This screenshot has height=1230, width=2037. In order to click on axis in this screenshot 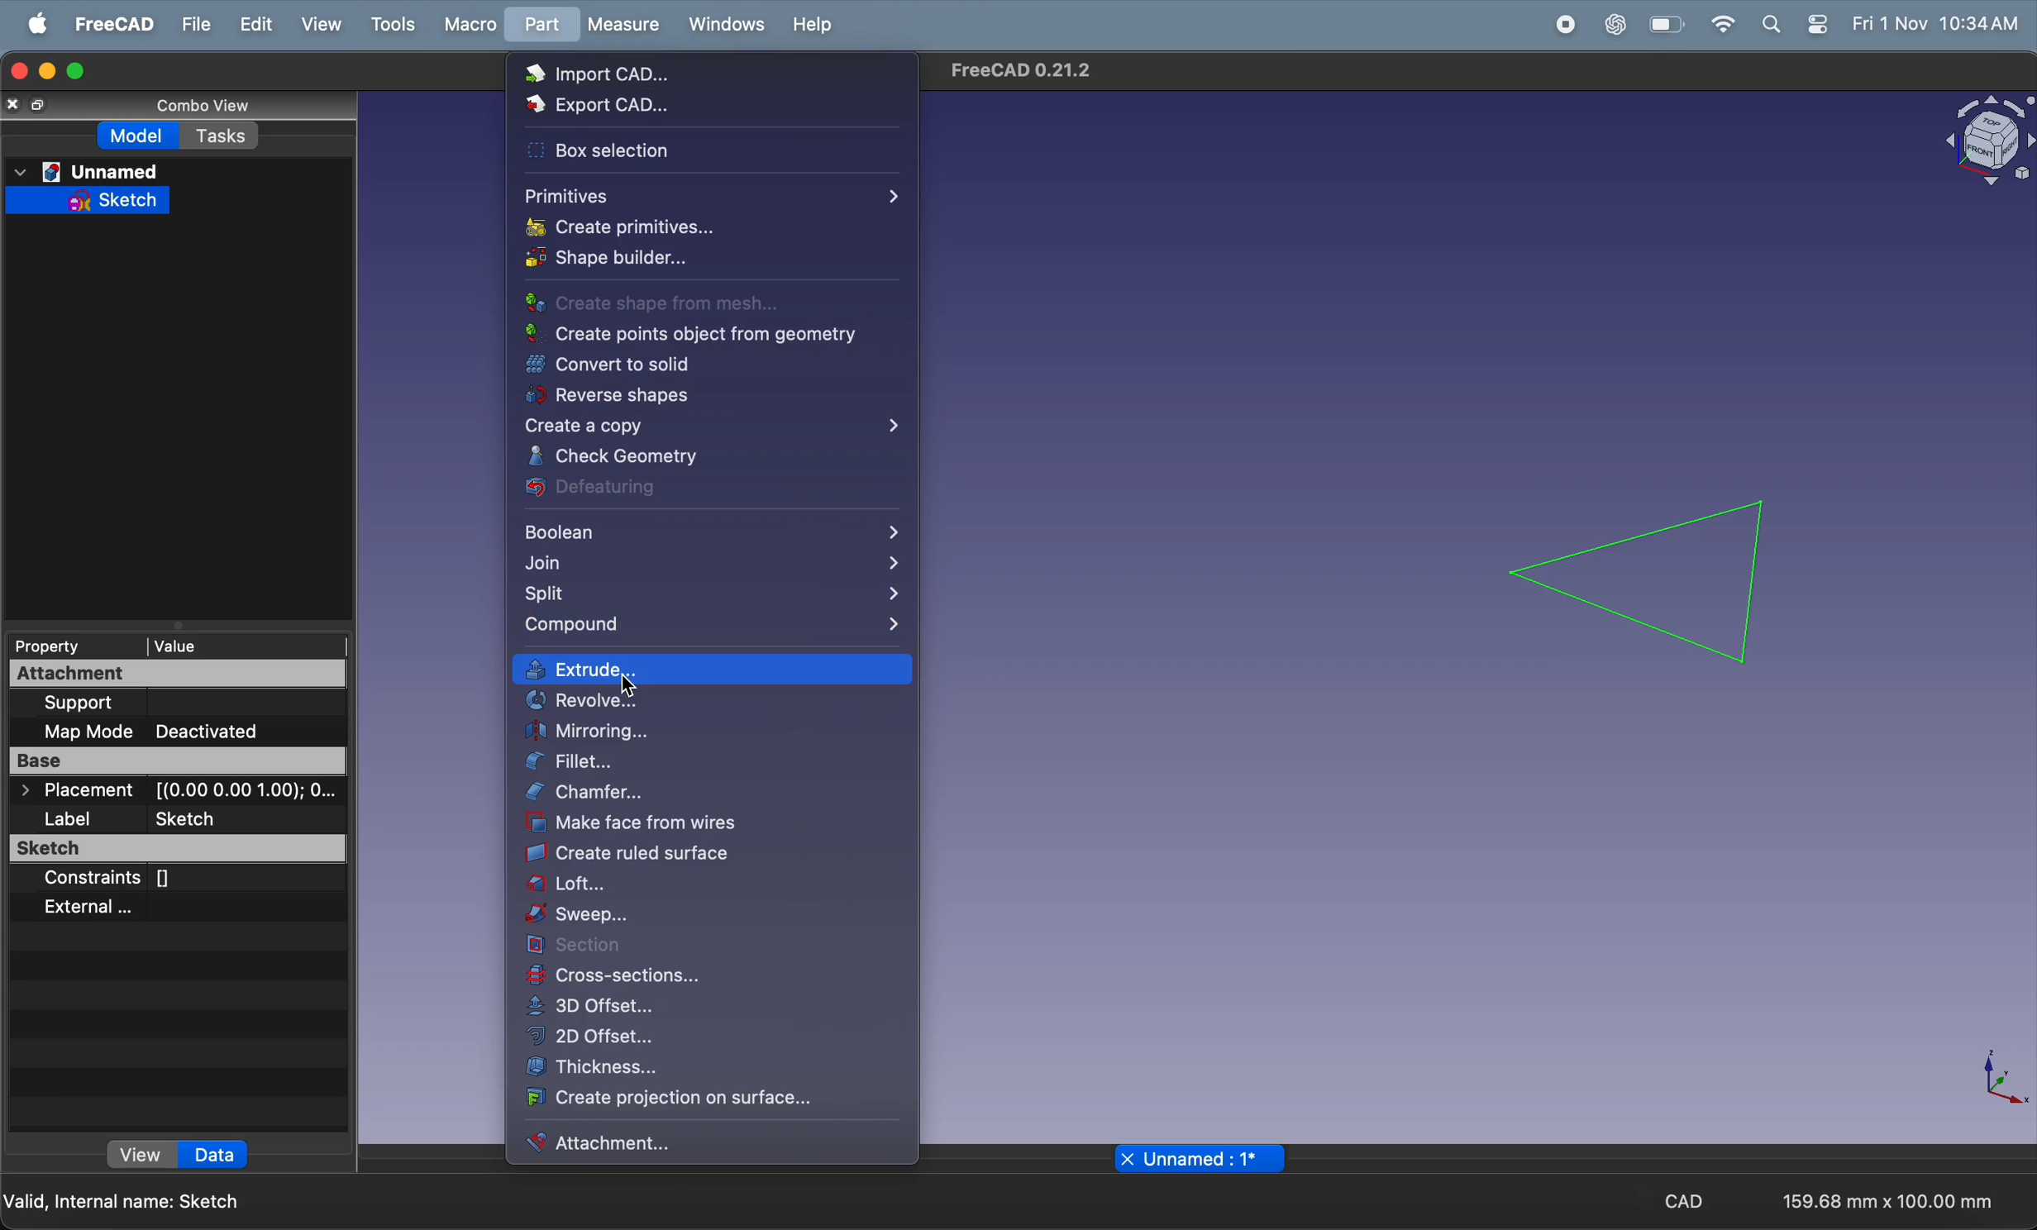, I will do `click(2007, 1081)`.